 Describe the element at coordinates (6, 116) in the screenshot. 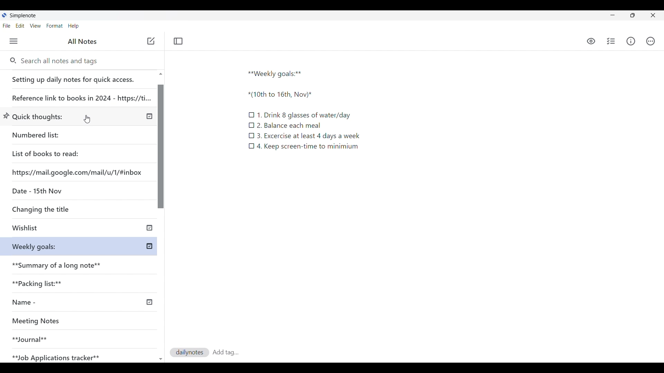

I see `Unpin option for selected note` at that location.